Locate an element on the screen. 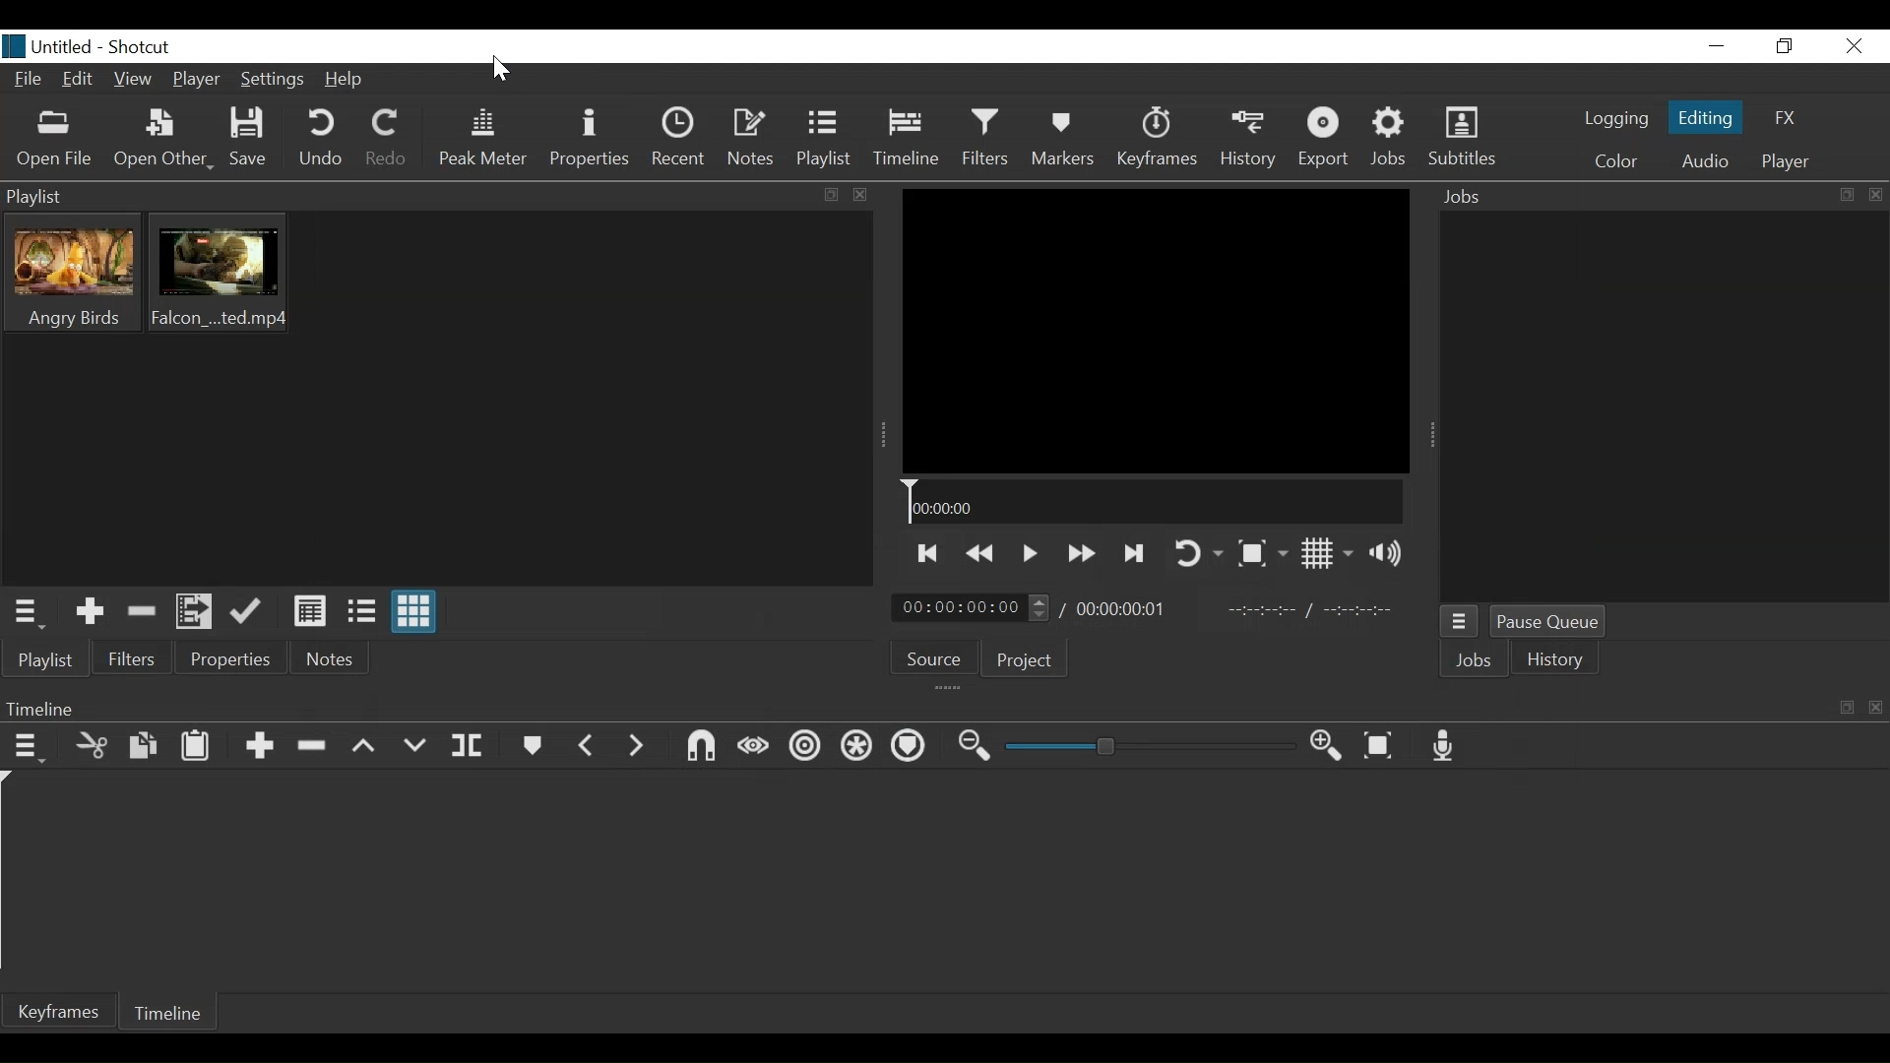  Update is located at coordinates (250, 612).